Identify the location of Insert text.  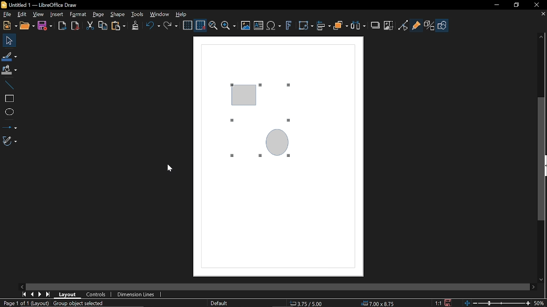
(259, 26).